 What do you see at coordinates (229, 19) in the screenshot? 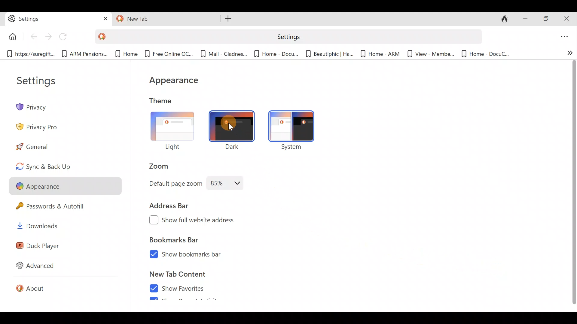
I see `Open new tab` at bounding box center [229, 19].